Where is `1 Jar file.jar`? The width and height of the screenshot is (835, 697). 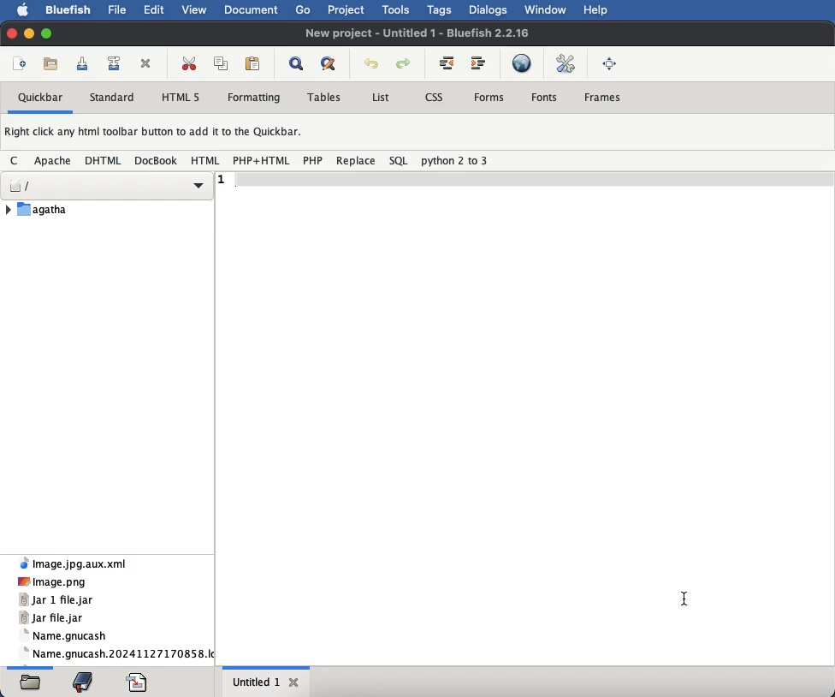
1 Jar file.jar is located at coordinates (50, 617).